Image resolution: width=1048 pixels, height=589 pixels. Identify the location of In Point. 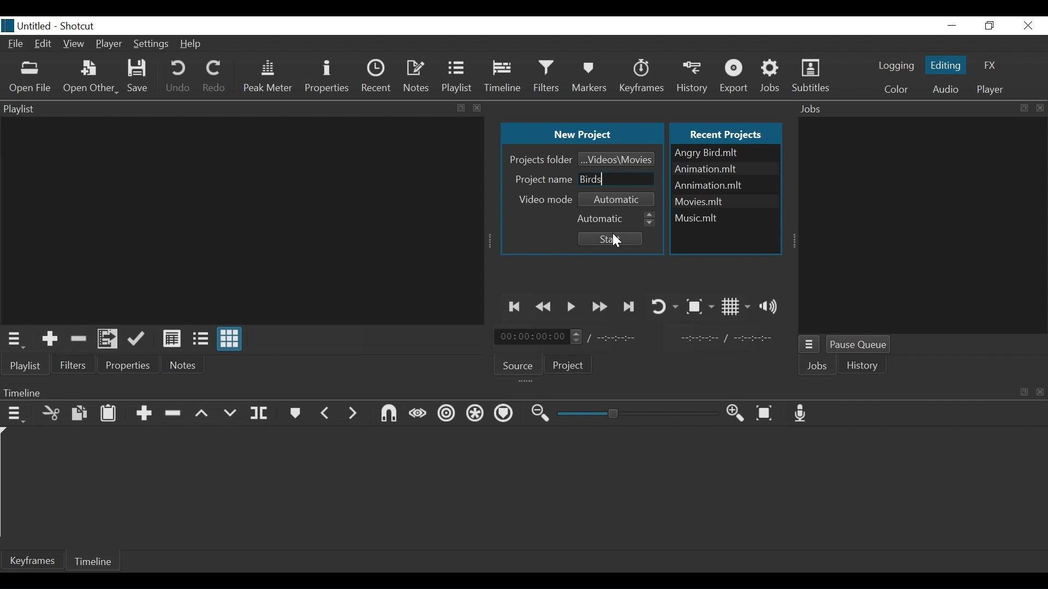
(726, 338).